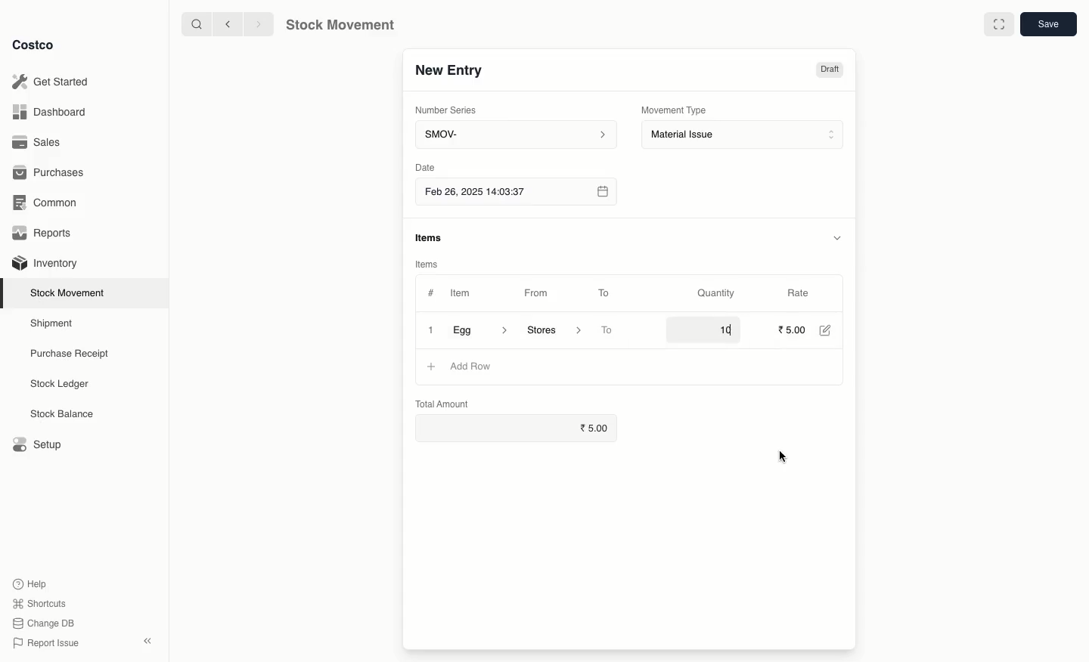 This screenshot has height=662, width=1089. What do you see at coordinates (839, 237) in the screenshot?
I see `hide` at bounding box center [839, 237].